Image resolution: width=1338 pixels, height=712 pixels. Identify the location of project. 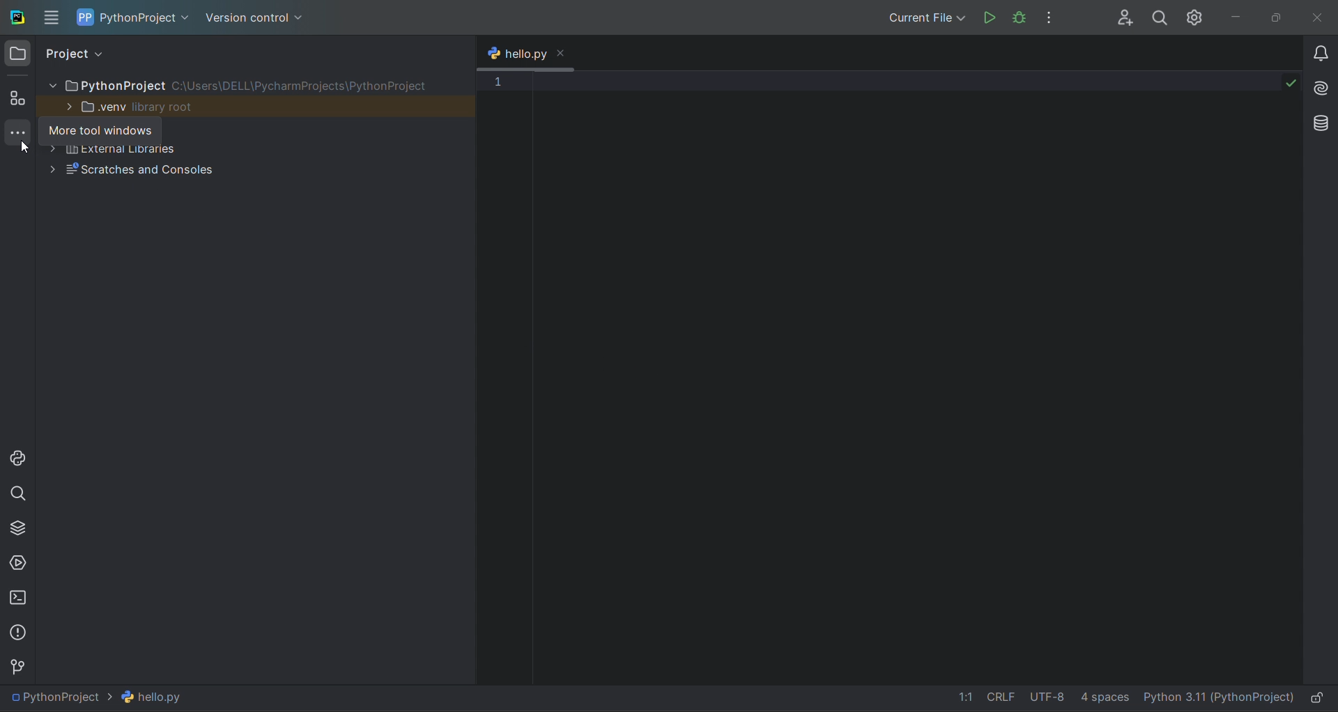
(79, 54).